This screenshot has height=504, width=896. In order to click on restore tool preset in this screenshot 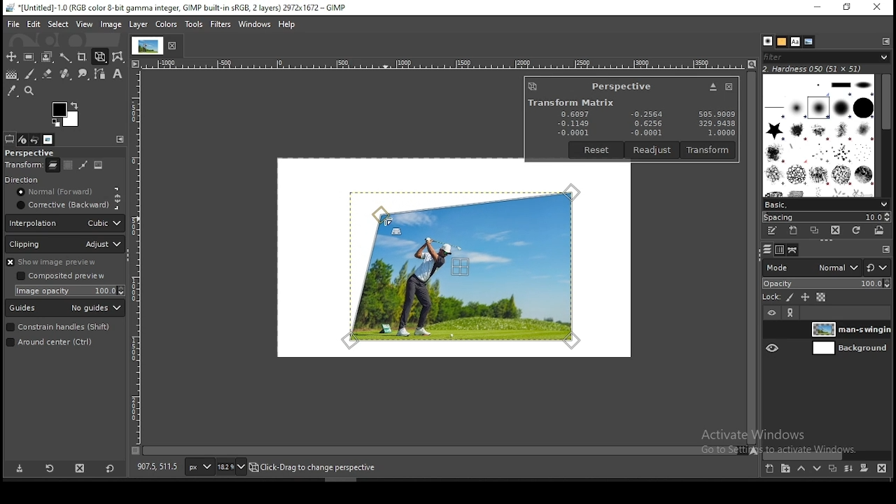, I will do `click(49, 468)`.